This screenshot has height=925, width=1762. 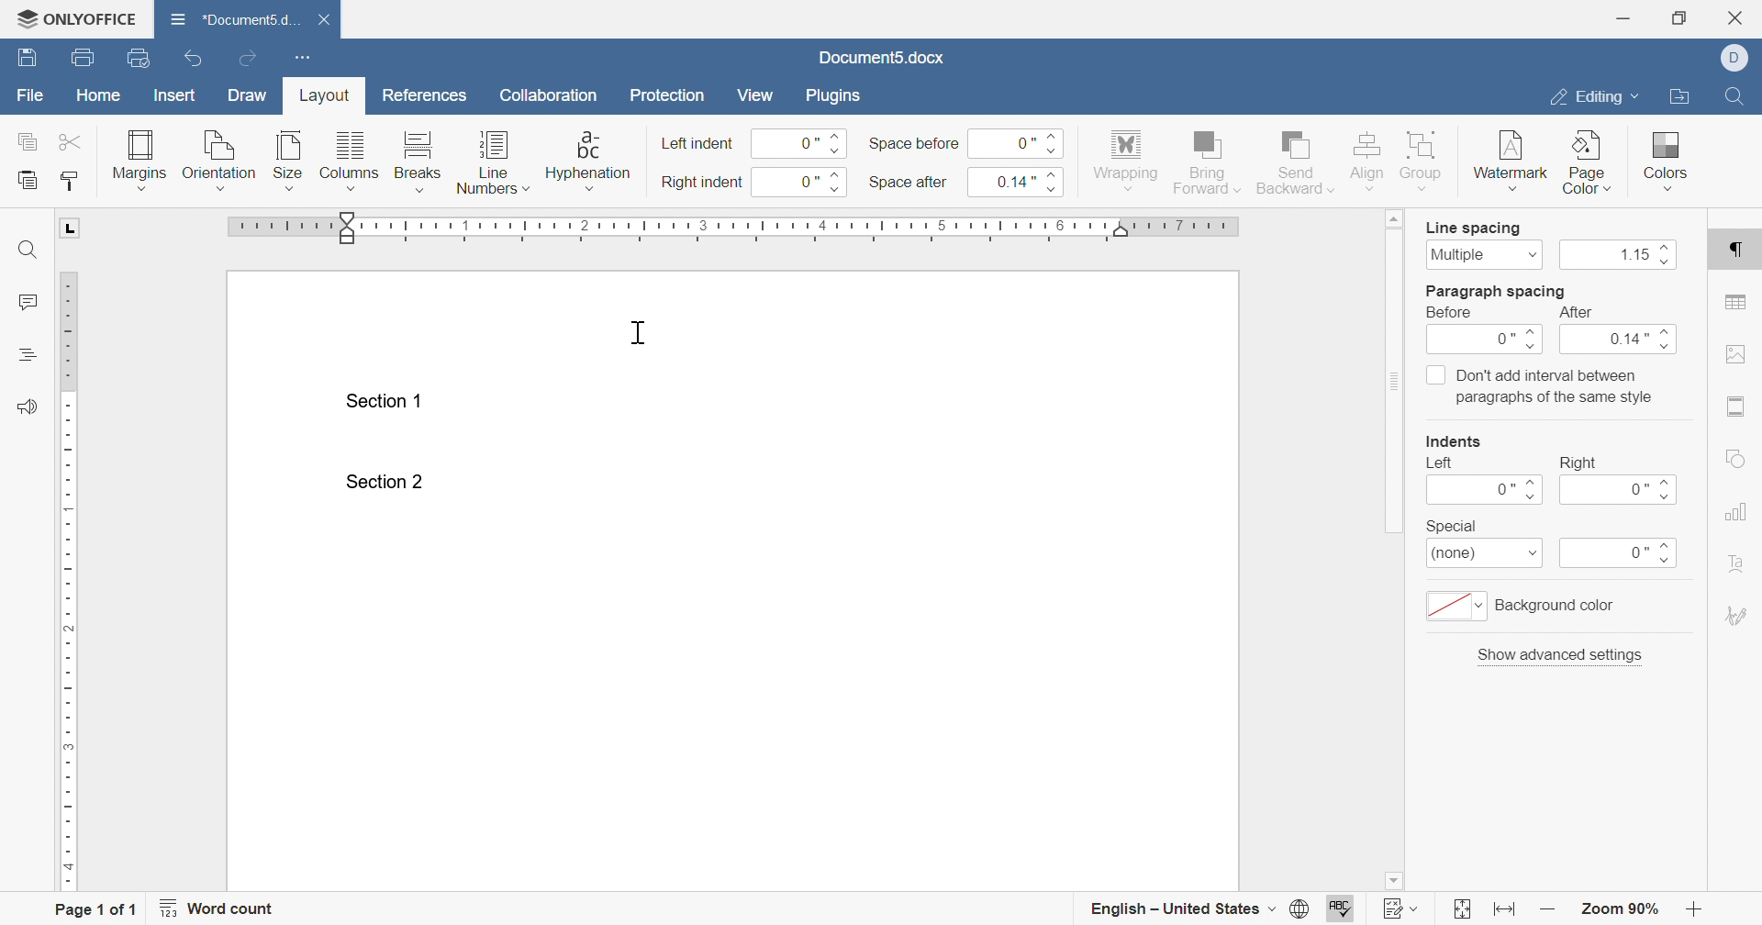 What do you see at coordinates (832, 95) in the screenshot?
I see `plugins` at bounding box center [832, 95].